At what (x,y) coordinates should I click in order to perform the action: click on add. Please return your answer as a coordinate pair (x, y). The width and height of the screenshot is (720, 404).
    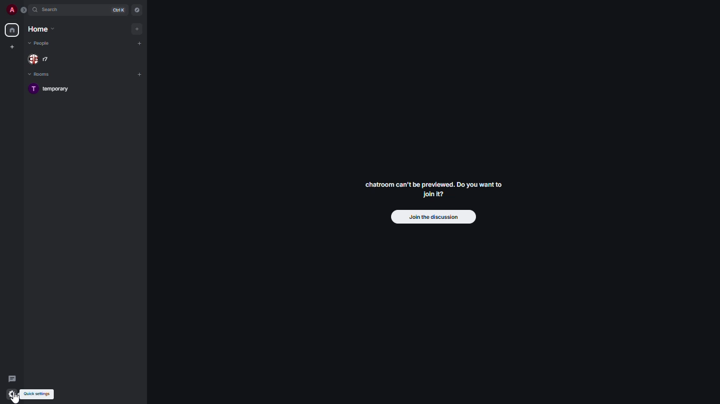
    Looking at the image, I should click on (140, 43).